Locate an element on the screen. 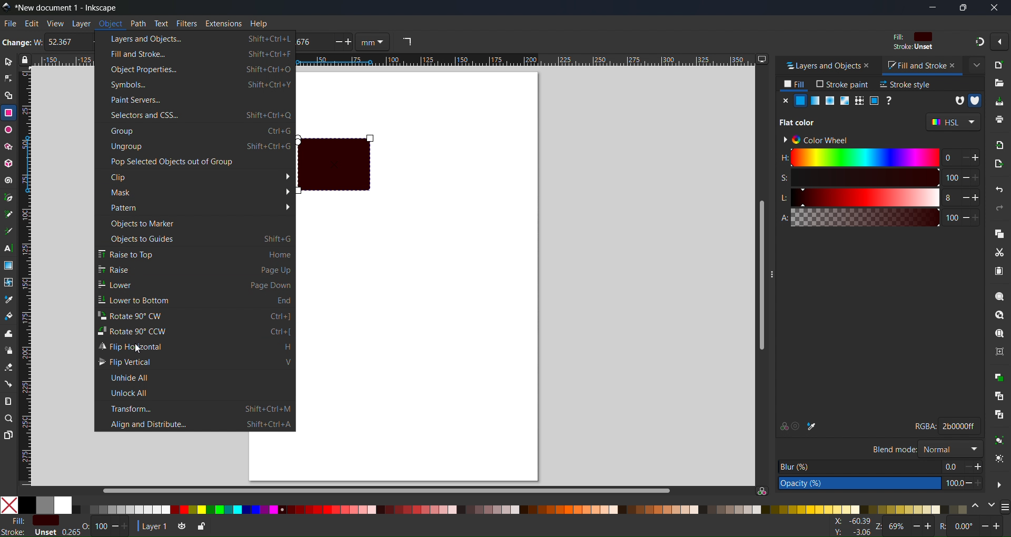  increase hue is located at coordinates (962, 158).